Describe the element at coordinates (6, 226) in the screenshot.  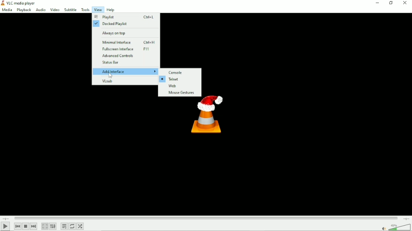
I see `Play` at that location.